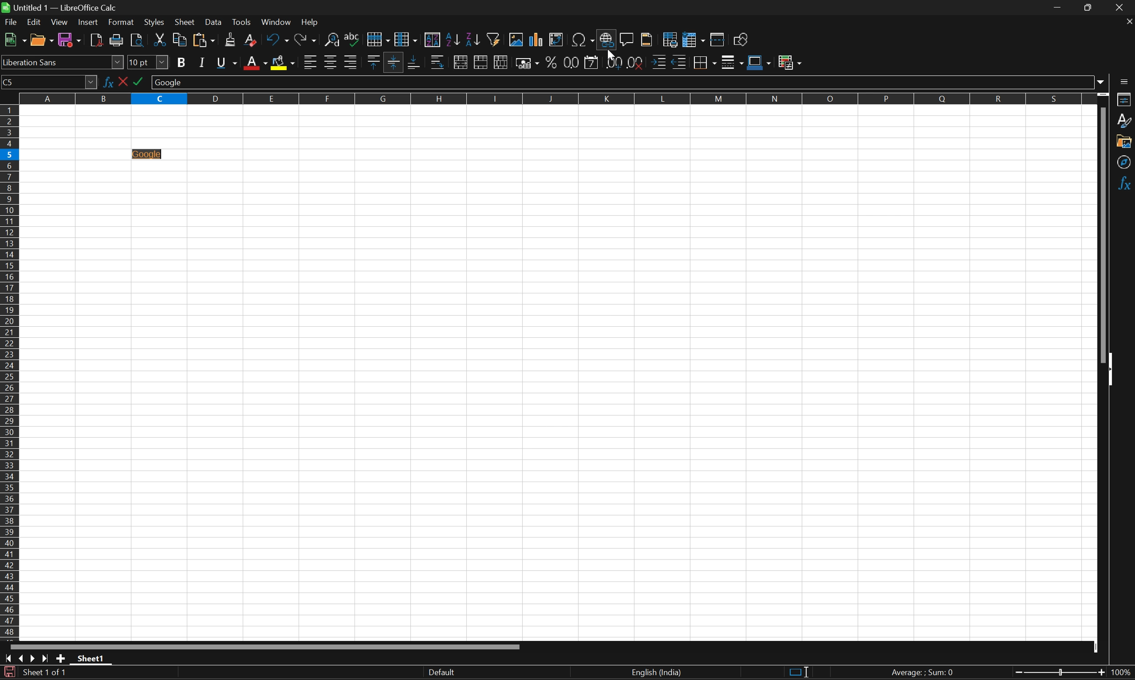 Image resolution: width=1135 pixels, height=680 pixels. I want to click on Insert comment, so click(628, 39).